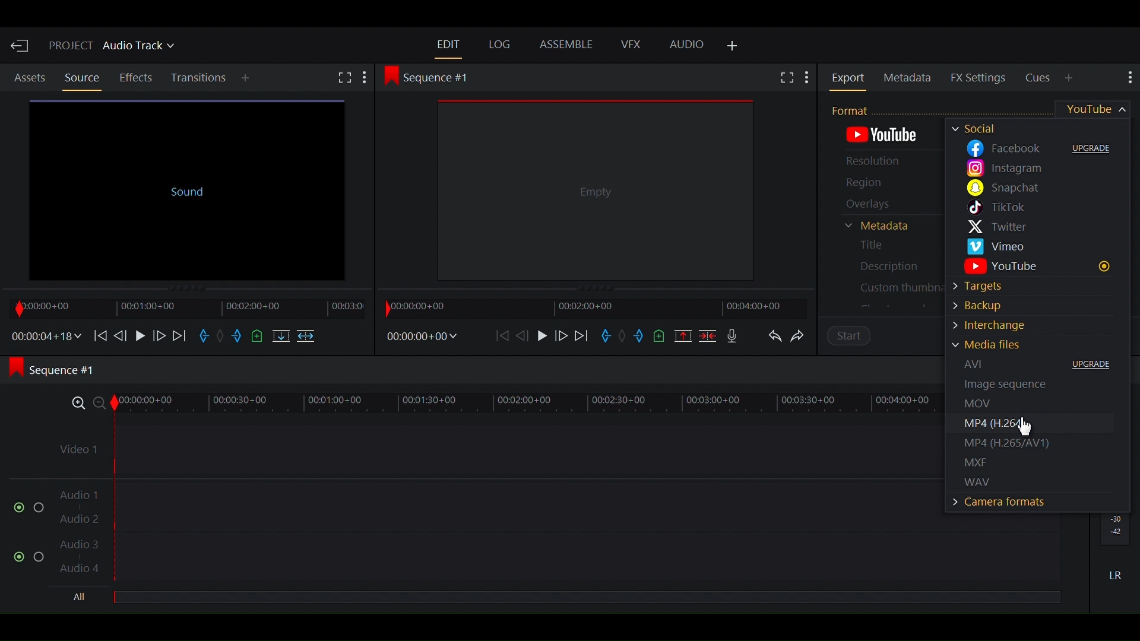  I want to click on Nudge one frame back, so click(525, 335).